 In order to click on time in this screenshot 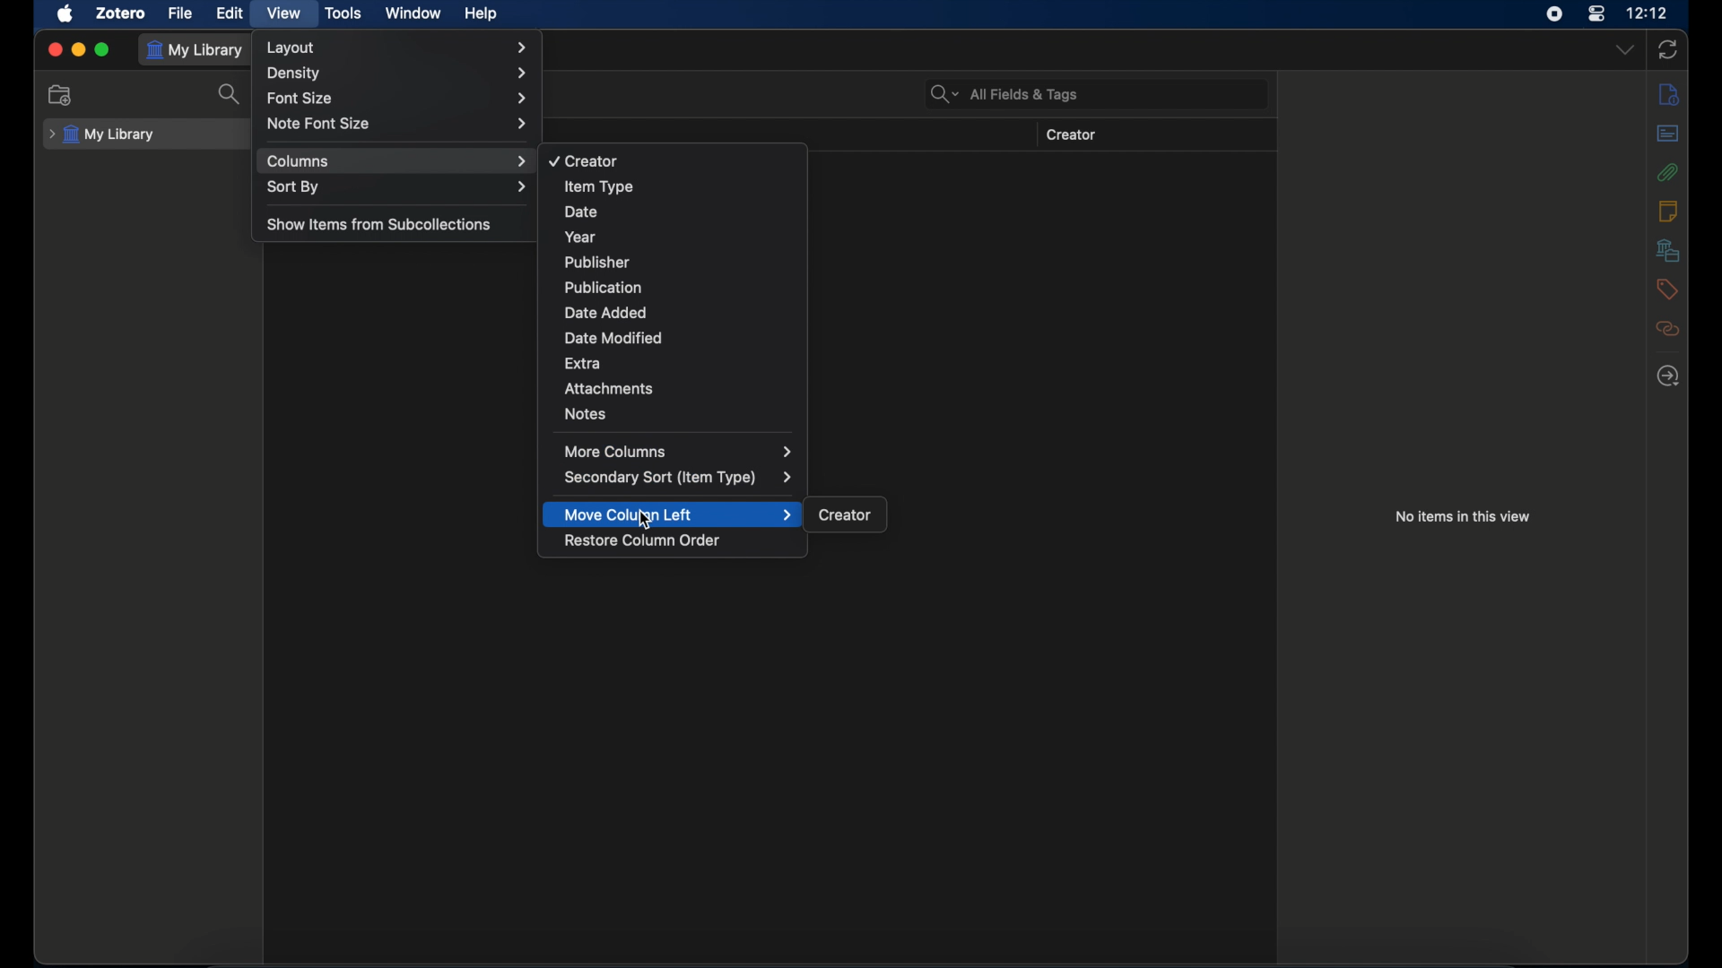, I will do `click(1648, 12)`.